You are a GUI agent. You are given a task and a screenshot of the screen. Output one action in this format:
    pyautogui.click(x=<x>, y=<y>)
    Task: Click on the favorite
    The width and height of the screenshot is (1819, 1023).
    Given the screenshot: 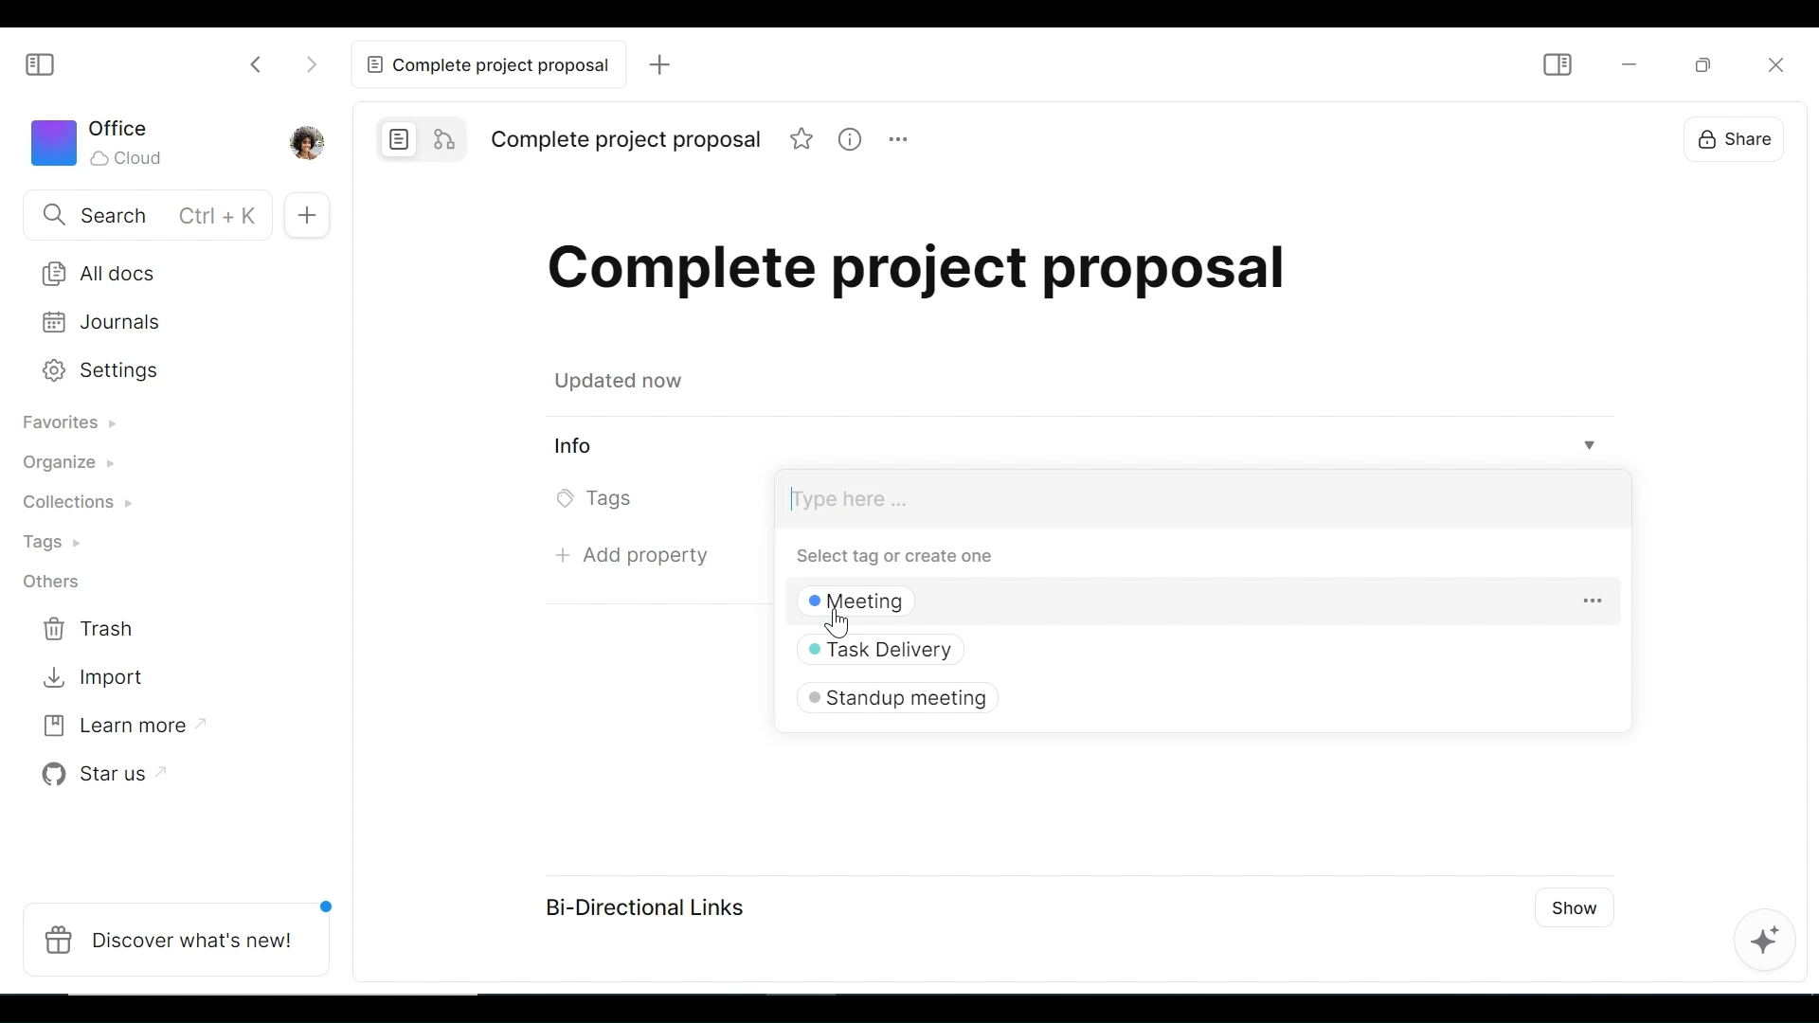 What is the action you would take?
    pyautogui.click(x=803, y=142)
    